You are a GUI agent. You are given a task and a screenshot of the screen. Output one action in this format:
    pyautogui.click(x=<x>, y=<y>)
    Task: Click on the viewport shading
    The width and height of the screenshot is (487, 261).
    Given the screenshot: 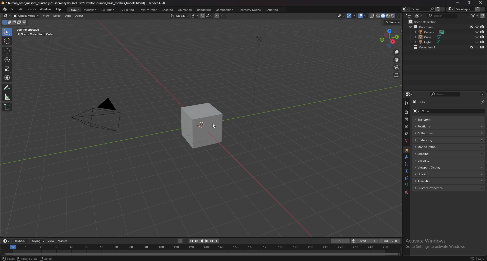 What is the action you would take?
    pyautogui.click(x=385, y=15)
    